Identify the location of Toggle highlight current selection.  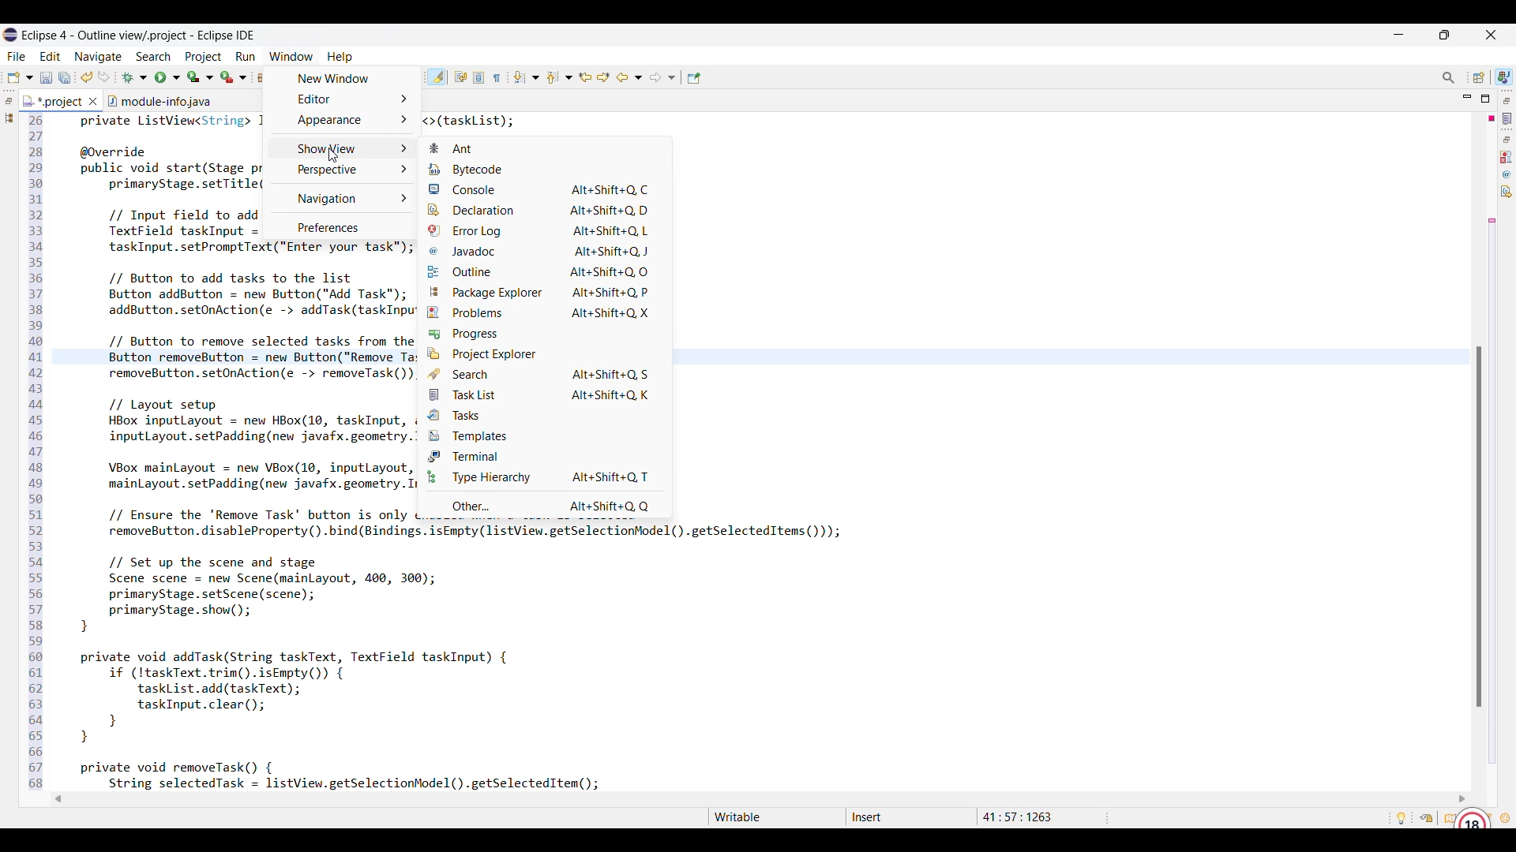
(437, 77).